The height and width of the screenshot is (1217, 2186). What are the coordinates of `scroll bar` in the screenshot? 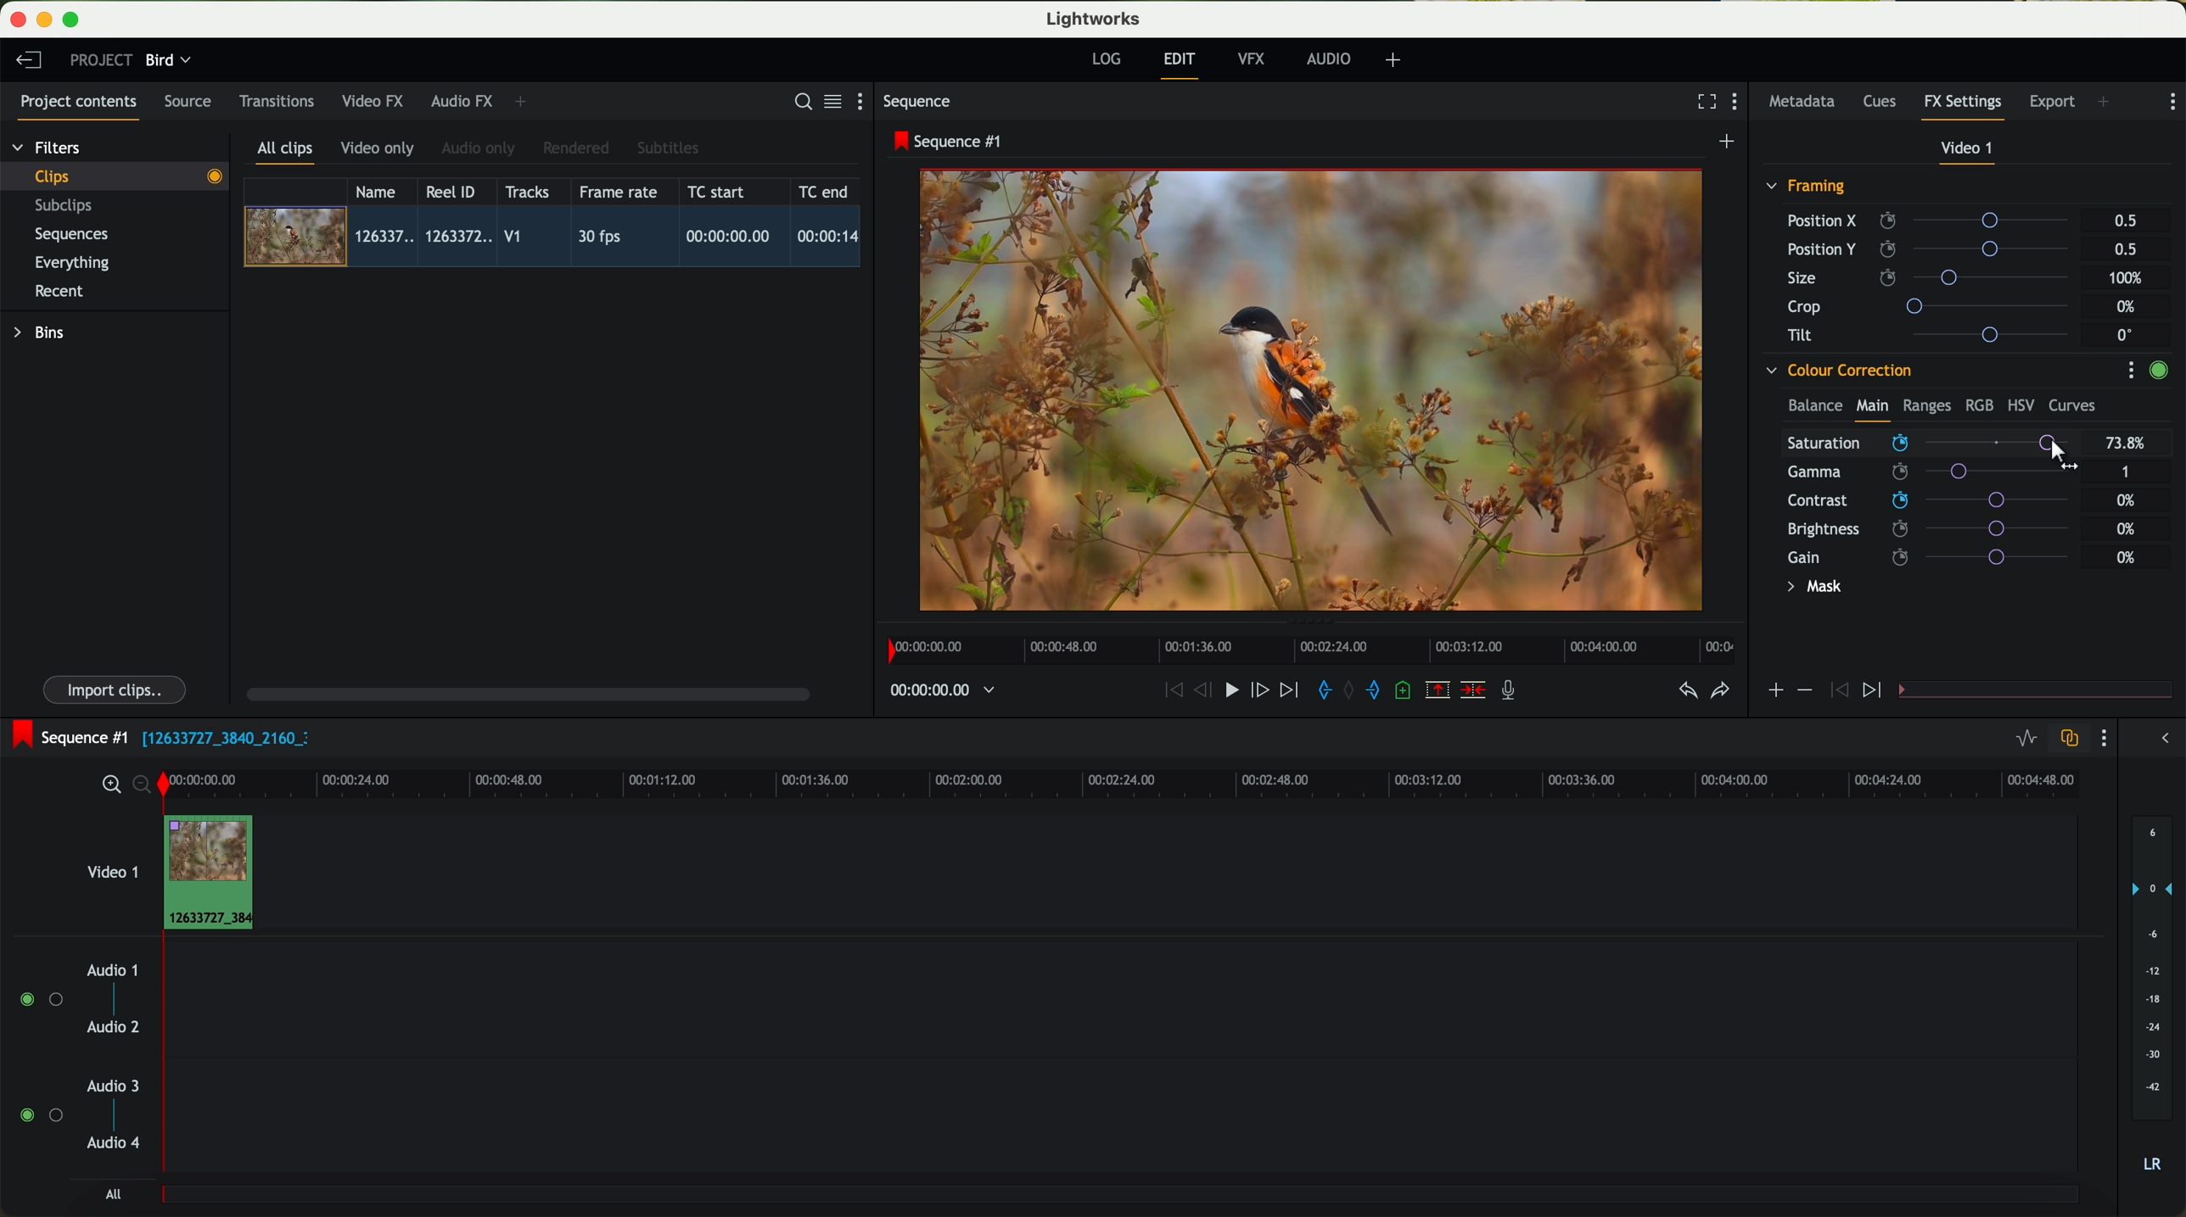 It's located at (526, 693).